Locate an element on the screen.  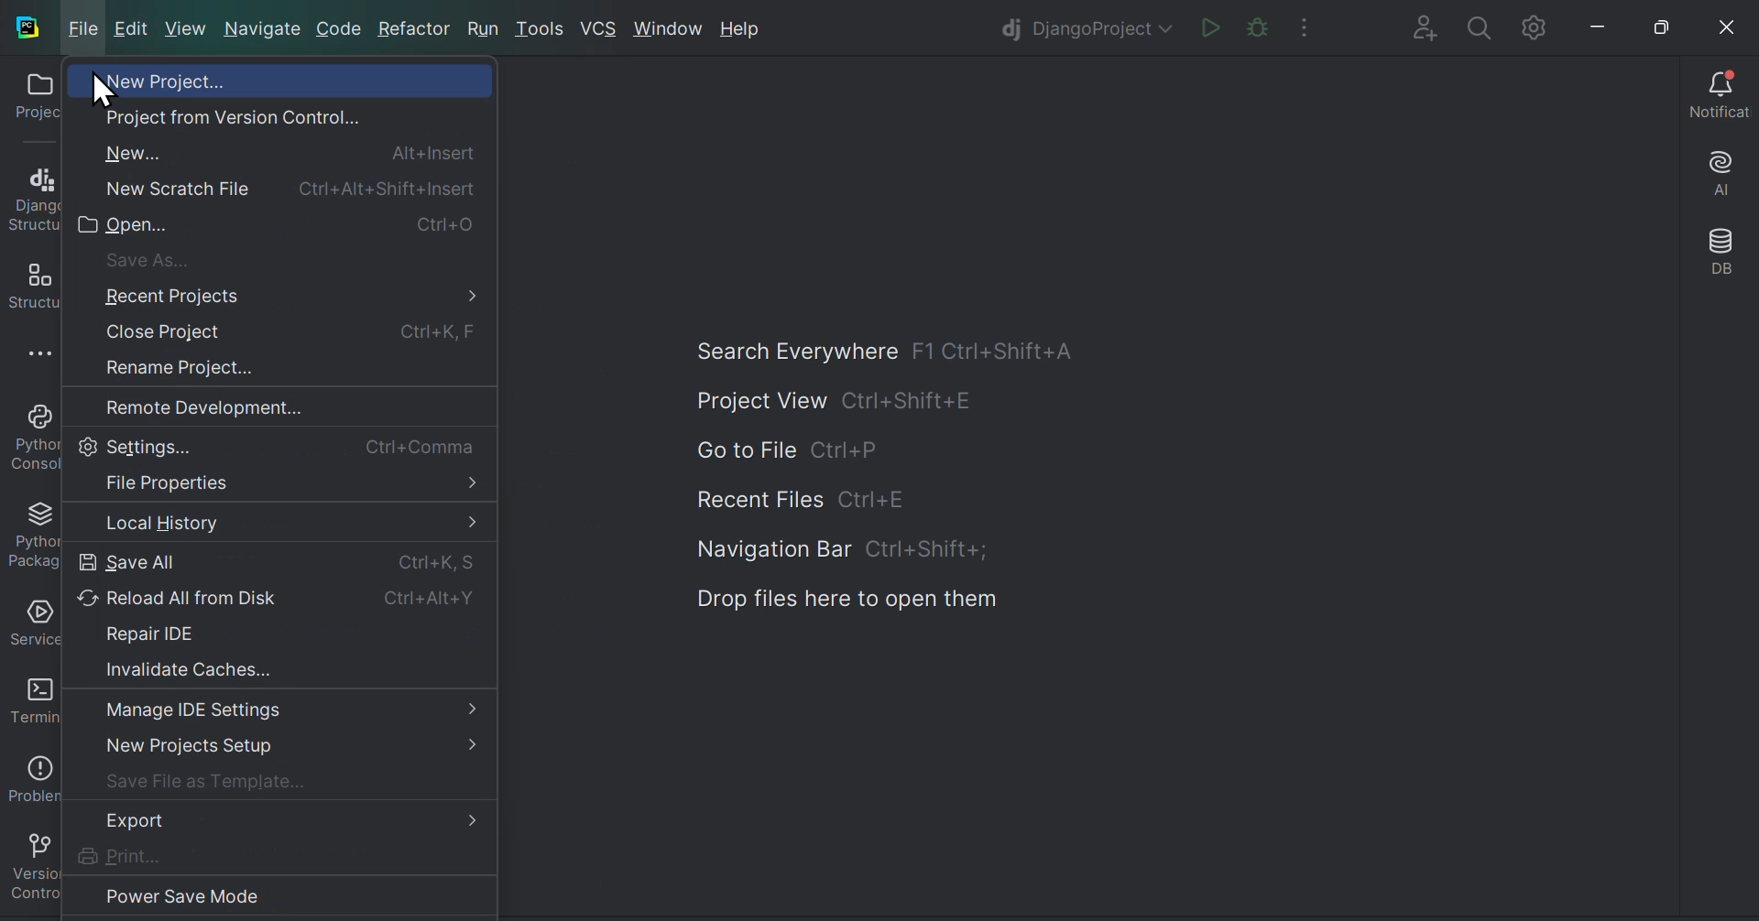
Project view is located at coordinates (838, 399).